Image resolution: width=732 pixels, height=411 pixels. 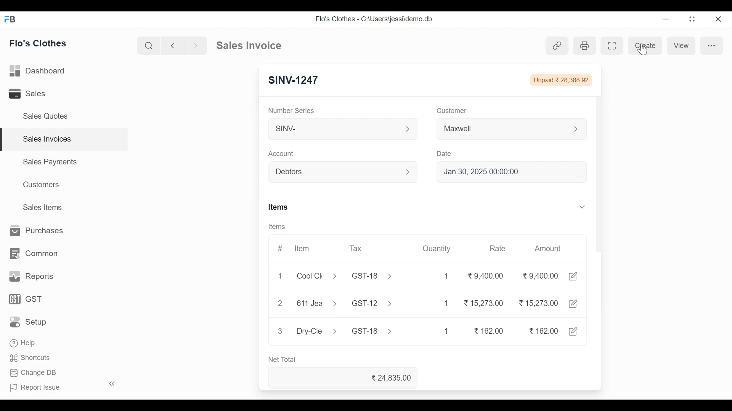 What do you see at coordinates (336, 129) in the screenshot?
I see `SINV-` at bounding box center [336, 129].